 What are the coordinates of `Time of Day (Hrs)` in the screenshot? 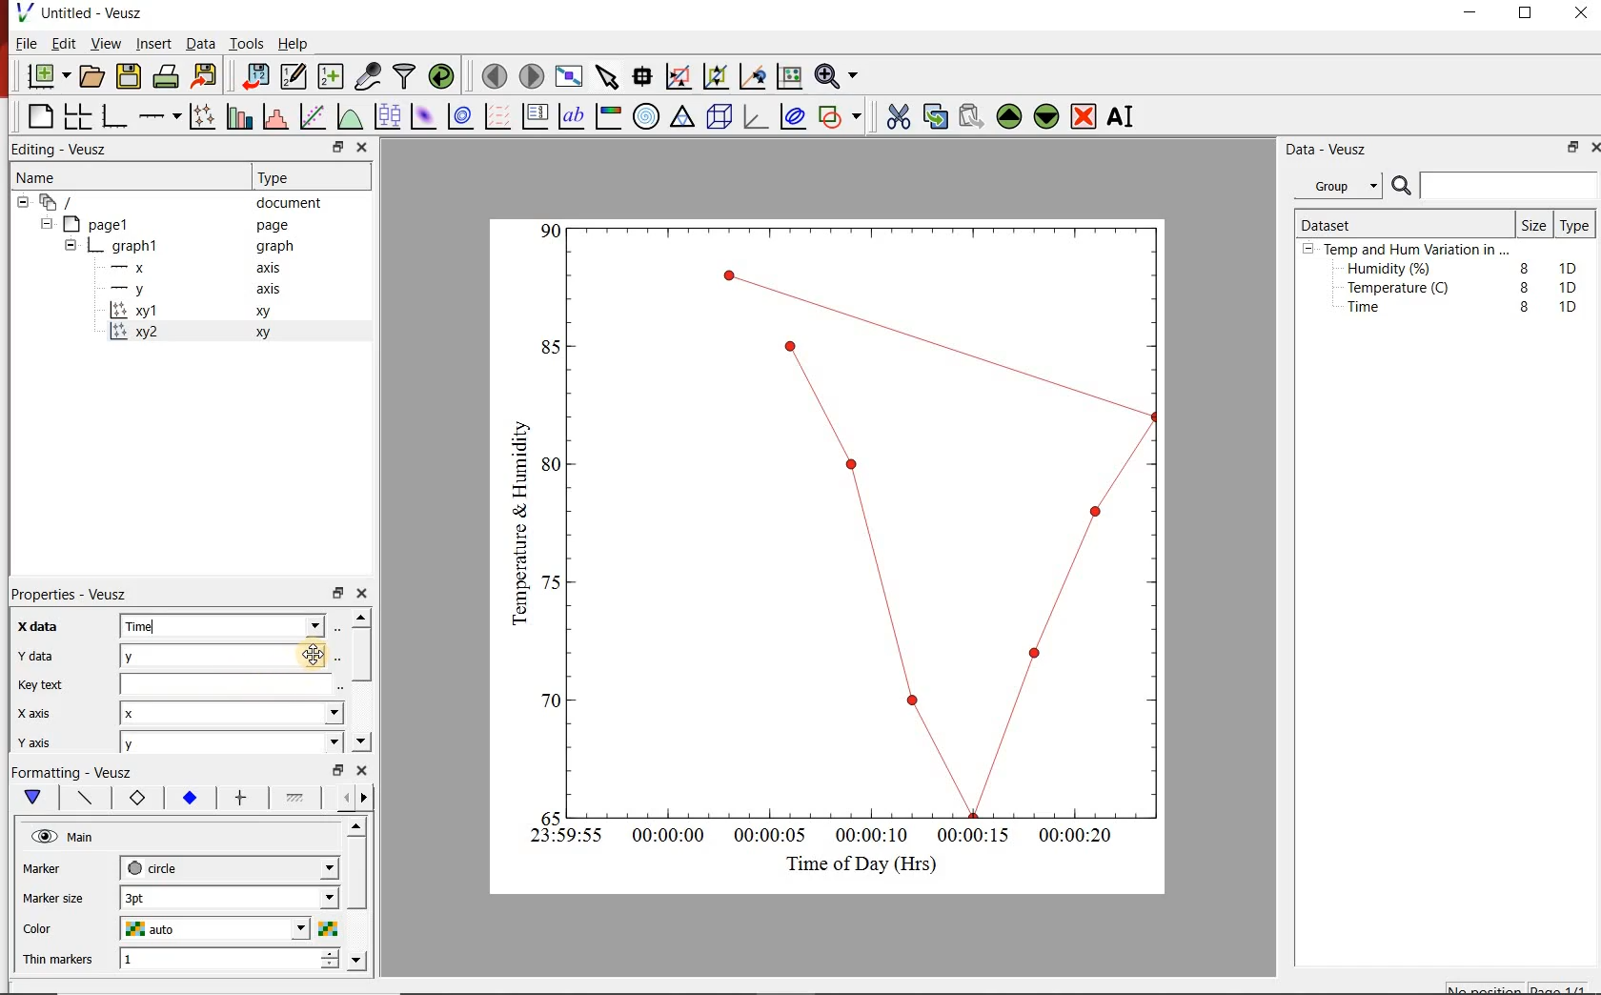 It's located at (854, 863).